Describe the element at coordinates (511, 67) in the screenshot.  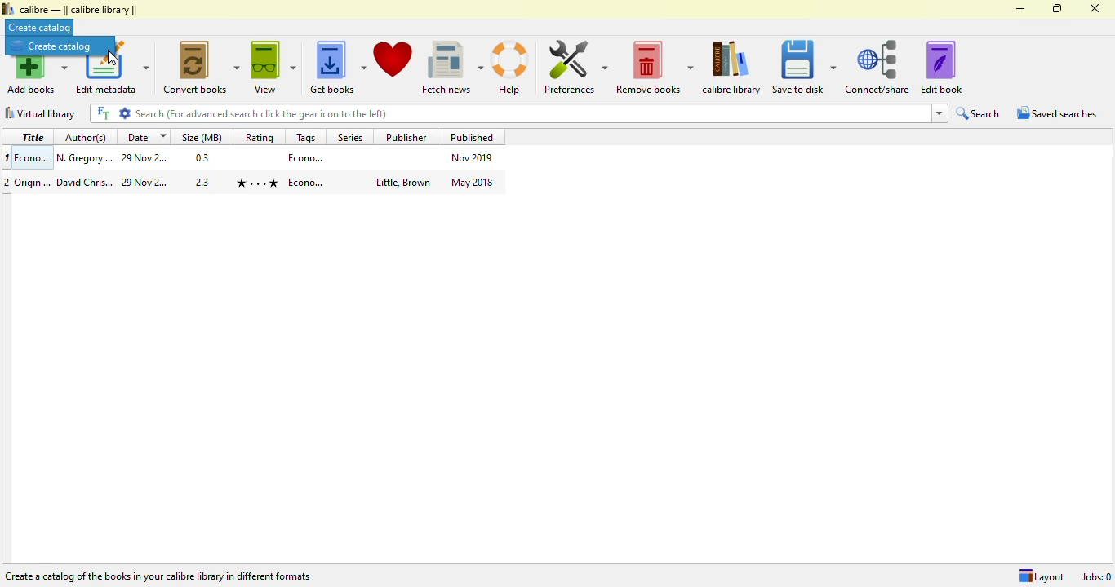
I see `help` at that location.